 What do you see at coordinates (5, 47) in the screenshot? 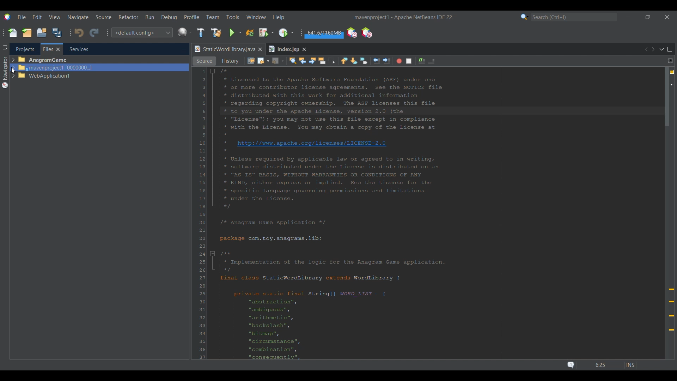
I see `Restore window group` at bounding box center [5, 47].